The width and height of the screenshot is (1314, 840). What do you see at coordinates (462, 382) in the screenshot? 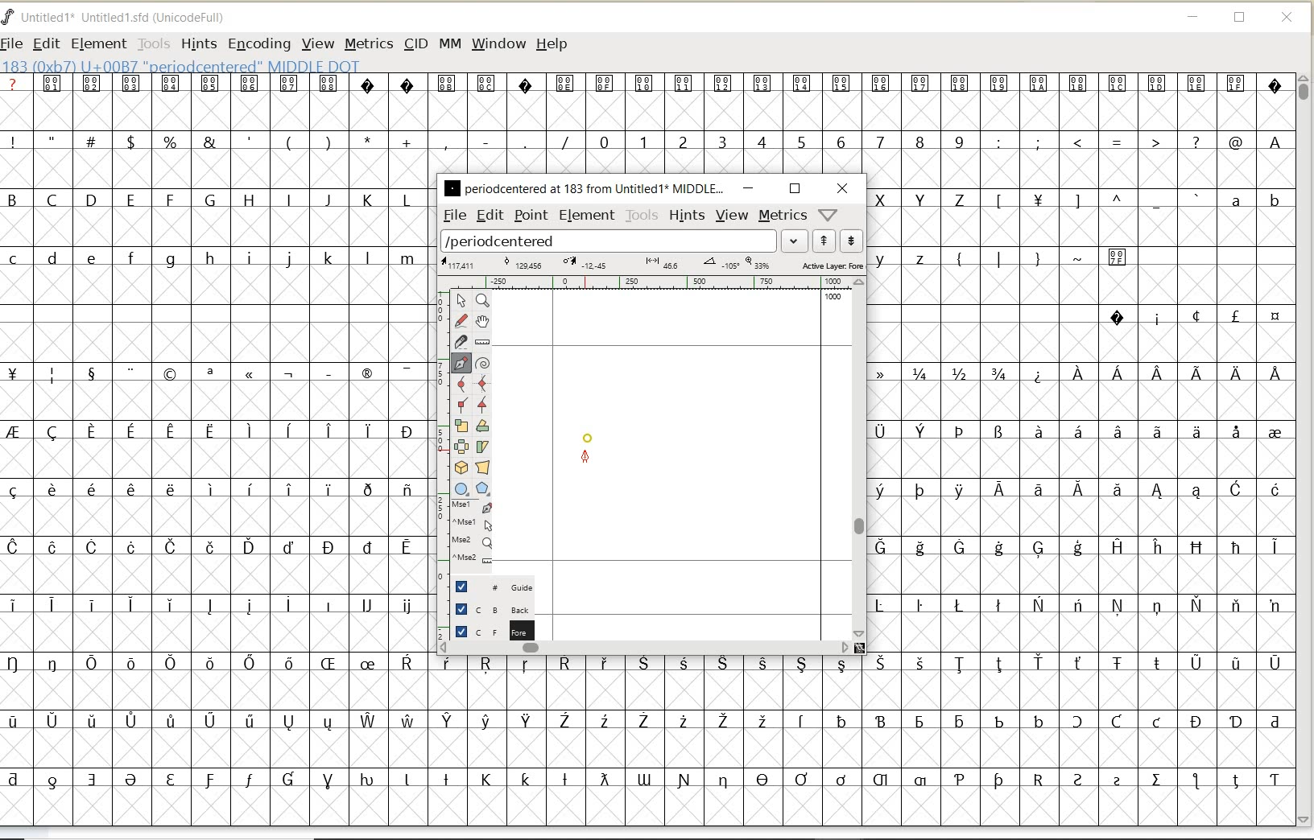
I see `add a curve point` at bounding box center [462, 382].